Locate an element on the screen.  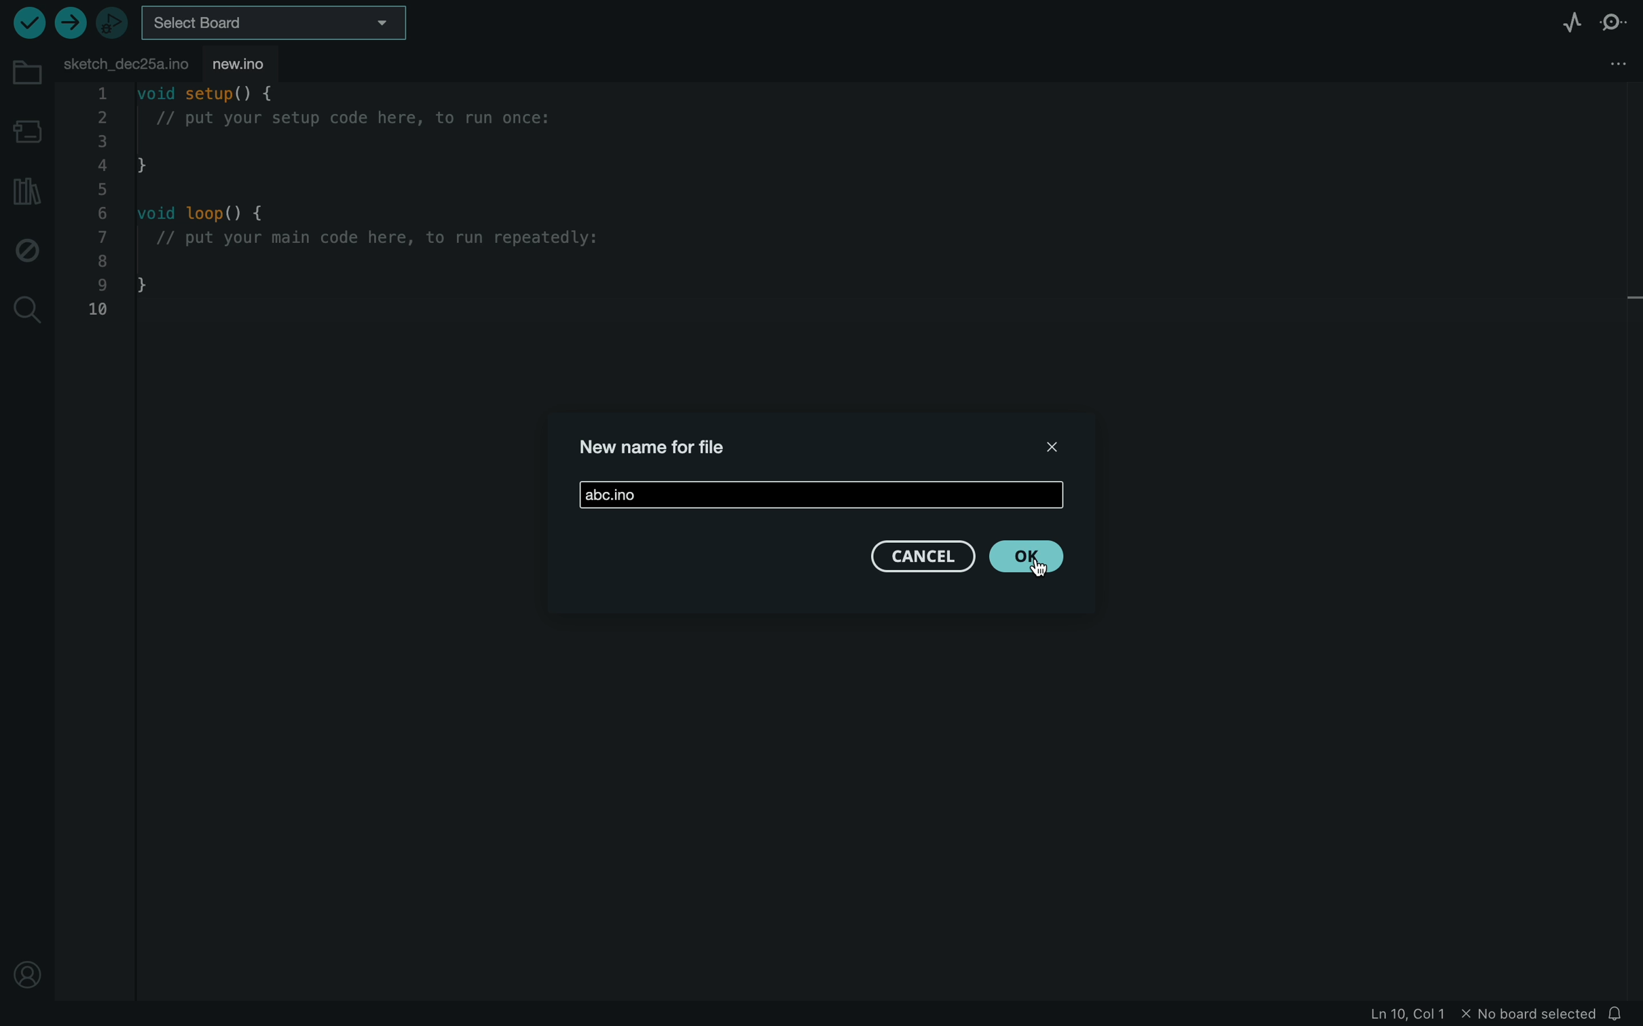
search is located at coordinates (28, 310).